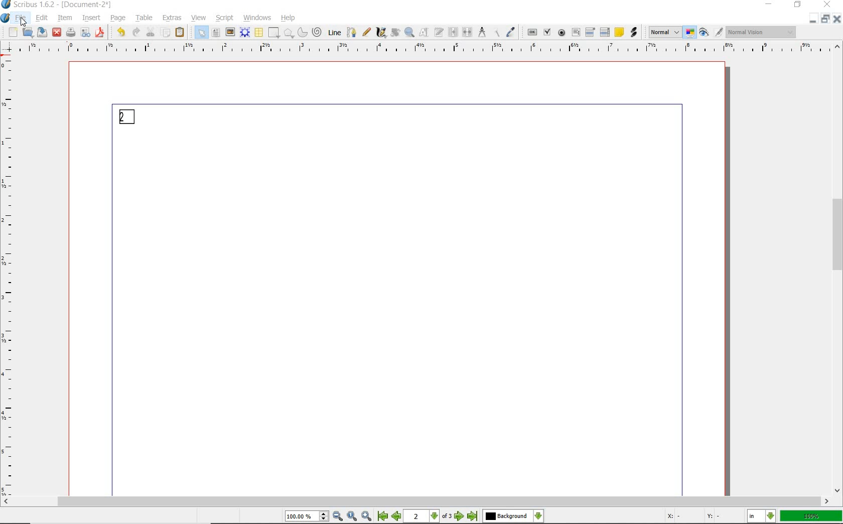 This screenshot has width=843, height=524. What do you see at coordinates (460, 517) in the screenshot?
I see `Next Page` at bounding box center [460, 517].